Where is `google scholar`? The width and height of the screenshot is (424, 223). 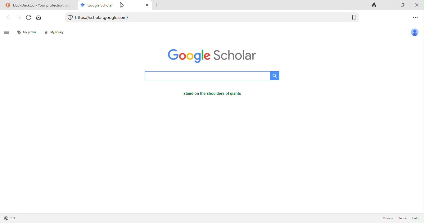
google scholar is located at coordinates (95, 5).